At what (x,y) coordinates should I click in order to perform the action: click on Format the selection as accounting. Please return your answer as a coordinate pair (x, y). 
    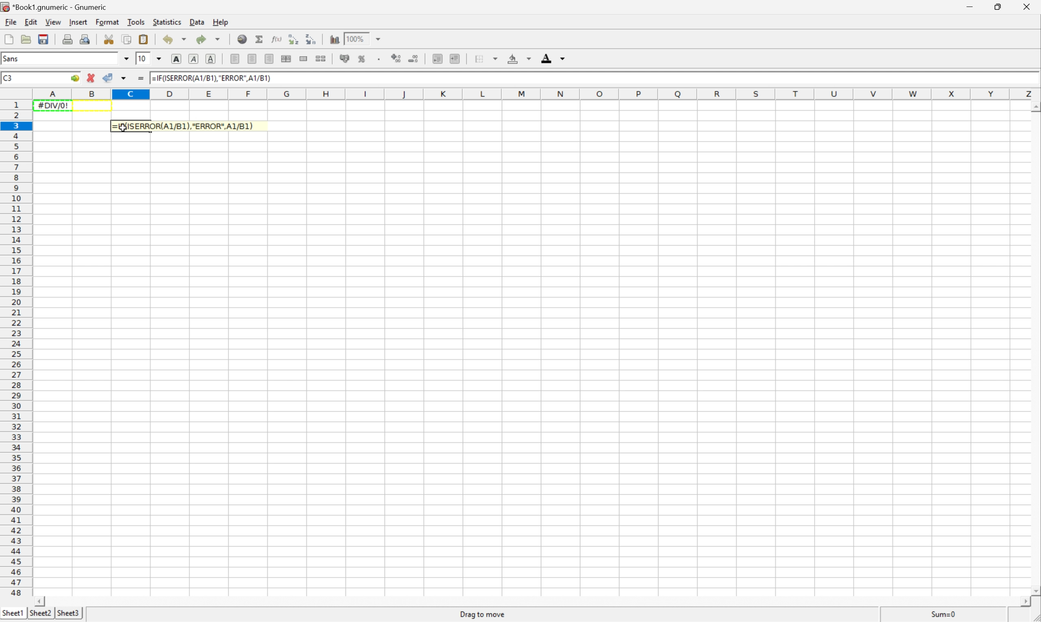
    Looking at the image, I should click on (344, 58).